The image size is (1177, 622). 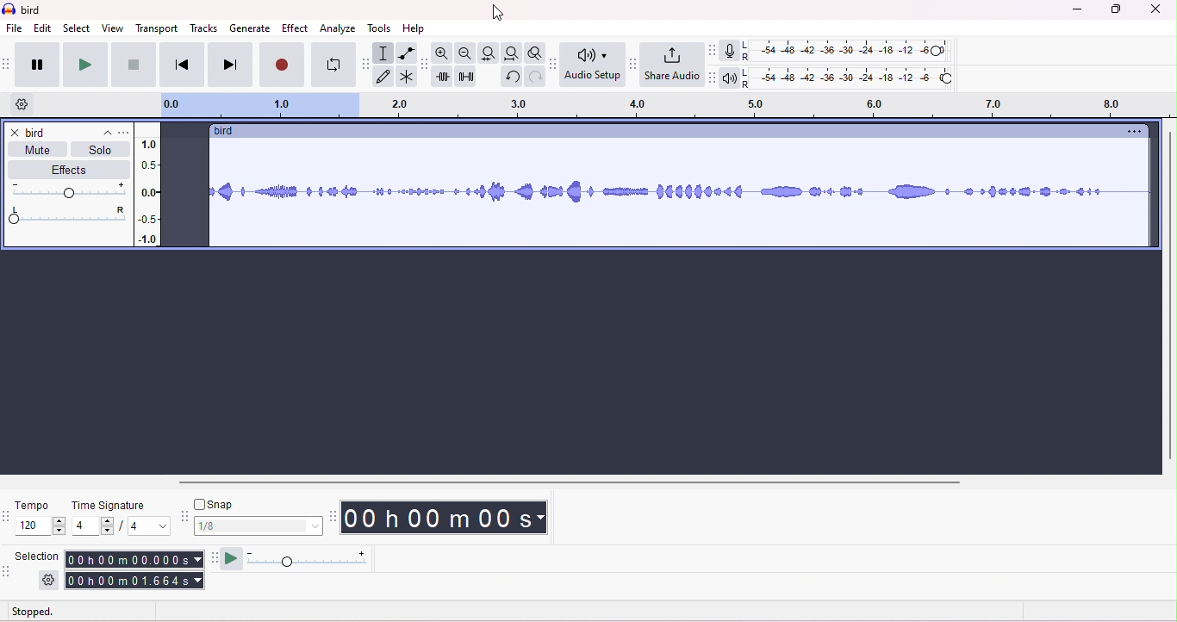 What do you see at coordinates (535, 53) in the screenshot?
I see `toggle zoom` at bounding box center [535, 53].